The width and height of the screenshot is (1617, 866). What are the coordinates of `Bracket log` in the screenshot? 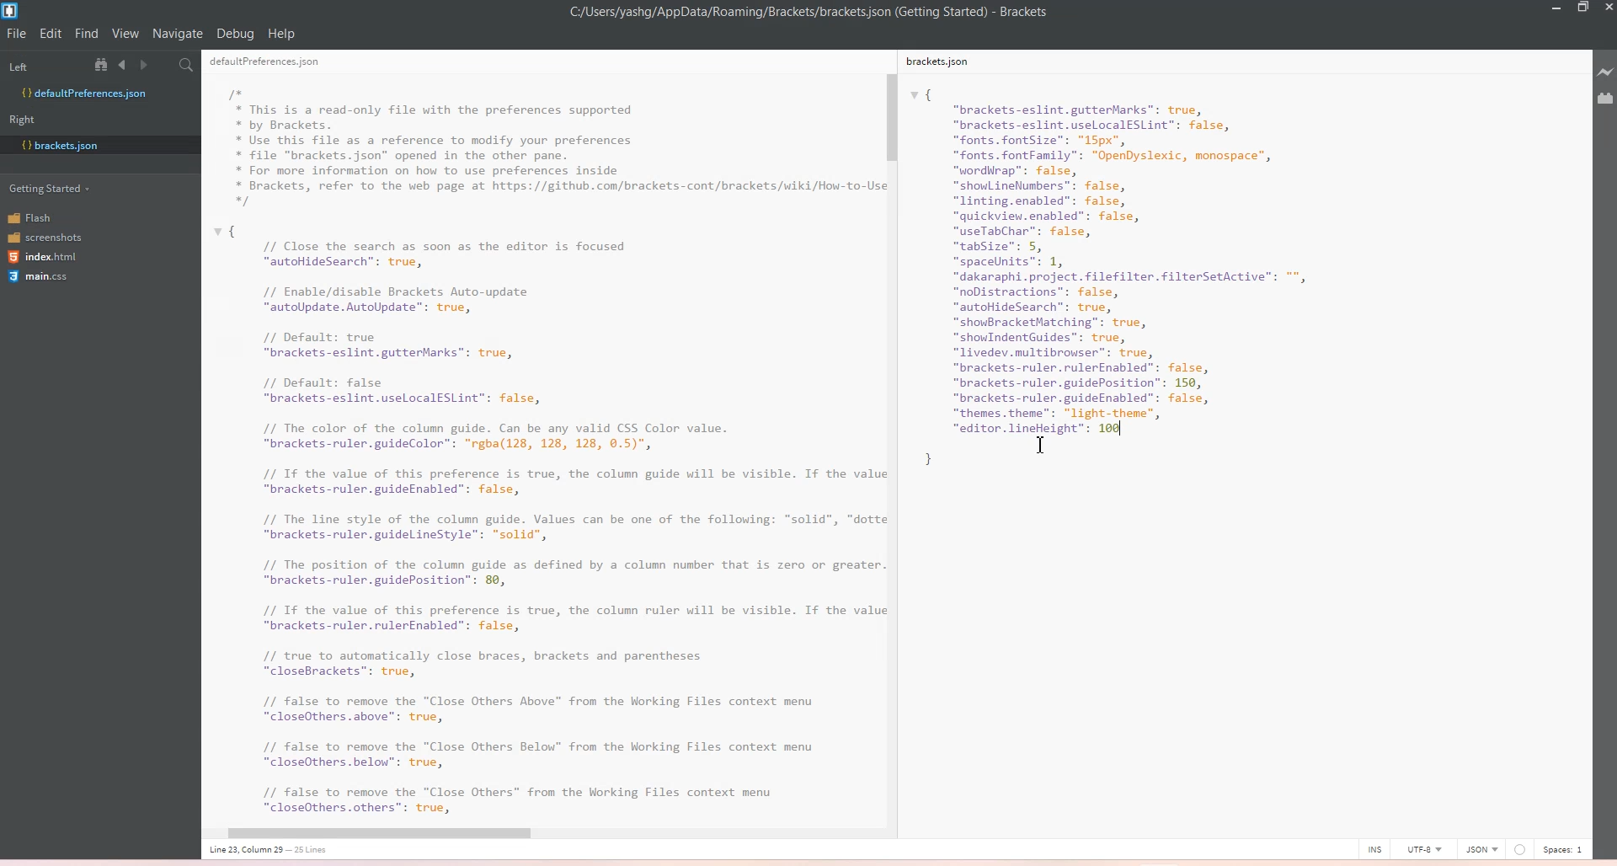 It's located at (12, 11).